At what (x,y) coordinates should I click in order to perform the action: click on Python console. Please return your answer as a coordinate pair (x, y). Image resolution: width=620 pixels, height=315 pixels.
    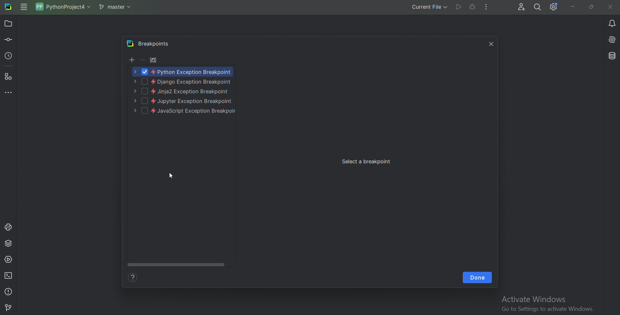
    Looking at the image, I should click on (8, 227).